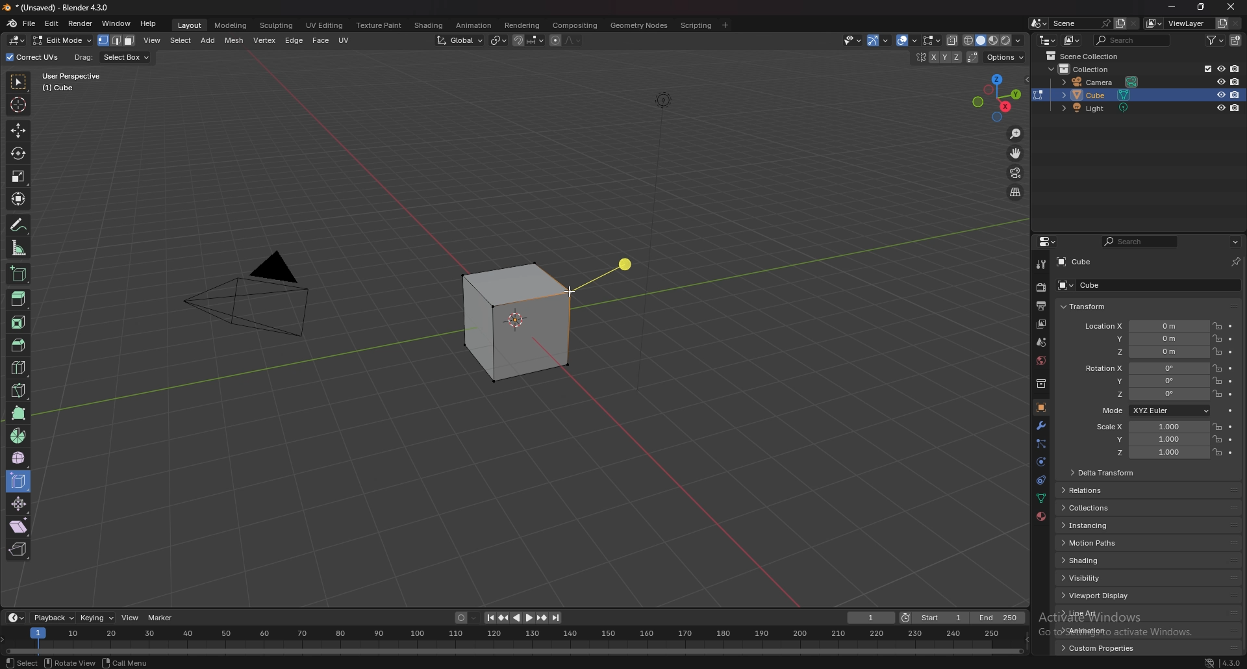 The width and height of the screenshot is (1247, 669). Describe the element at coordinates (1085, 306) in the screenshot. I see `transform` at that location.